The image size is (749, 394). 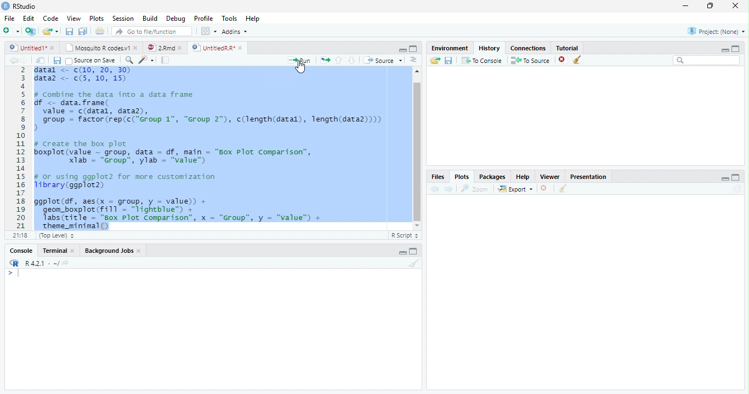 I want to click on Background Jobs, so click(x=109, y=250).